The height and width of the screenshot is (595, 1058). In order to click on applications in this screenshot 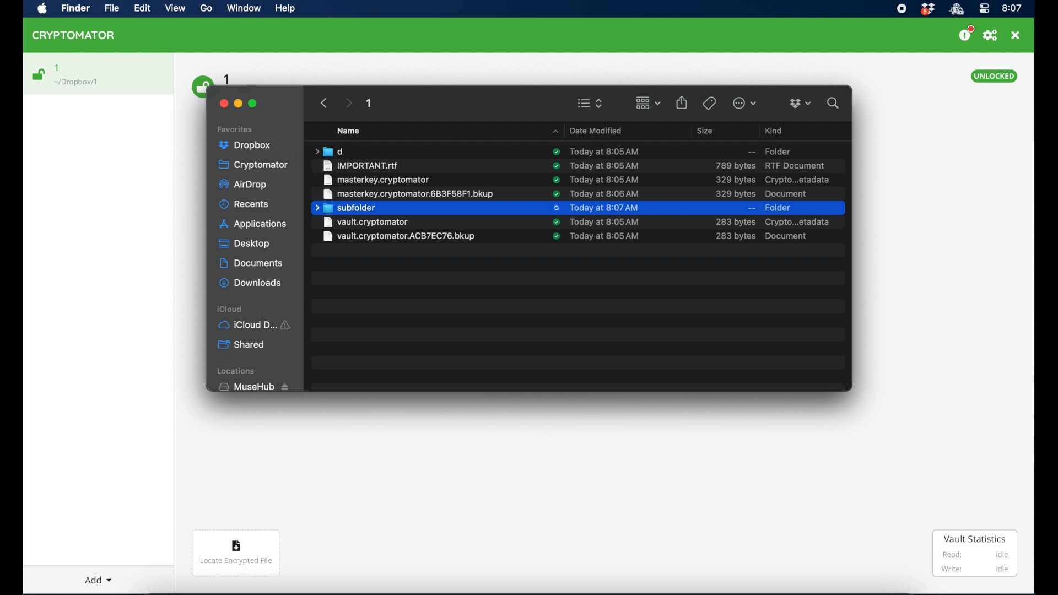, I will do `click(253, 224)`.